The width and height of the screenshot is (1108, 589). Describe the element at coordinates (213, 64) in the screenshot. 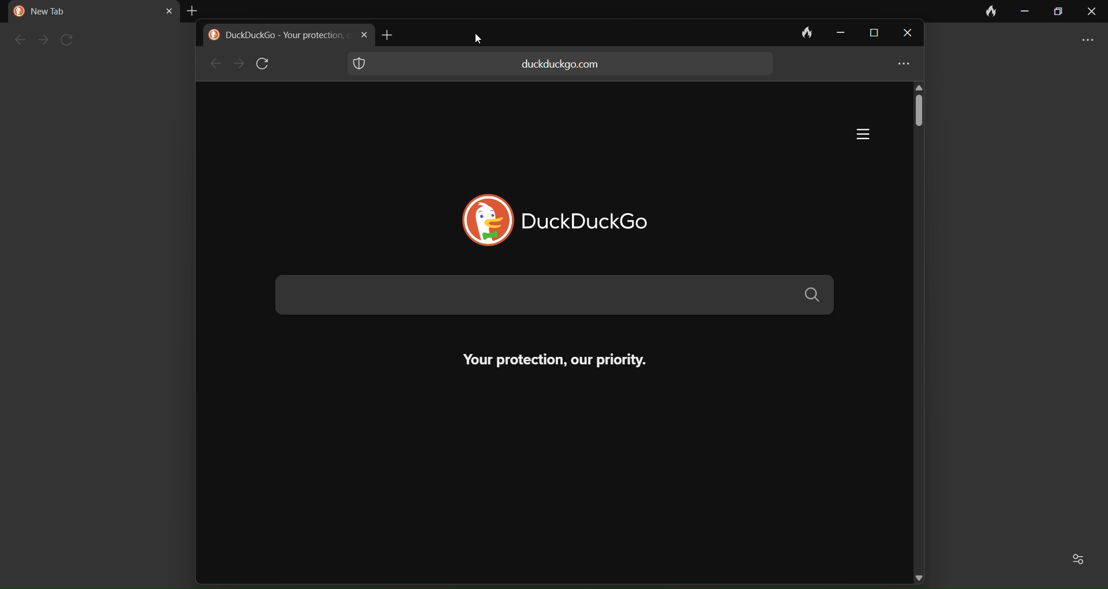

I see `back` at that location.